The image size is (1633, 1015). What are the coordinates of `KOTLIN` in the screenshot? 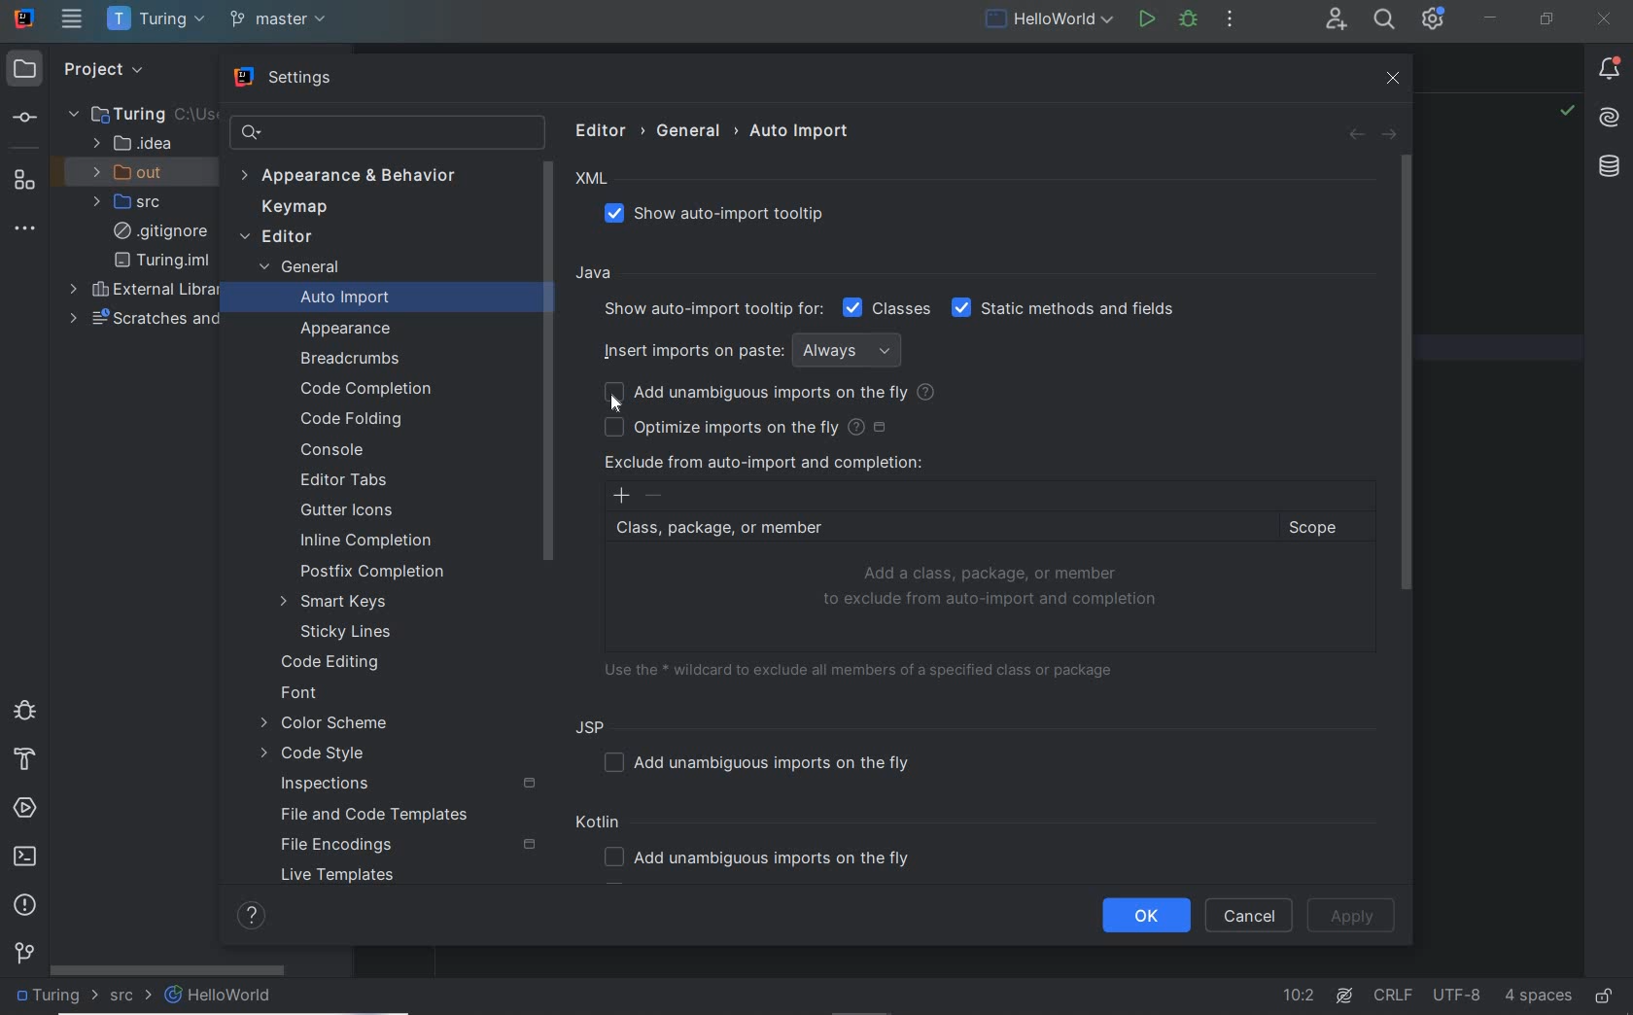 It's located at (602, 824).